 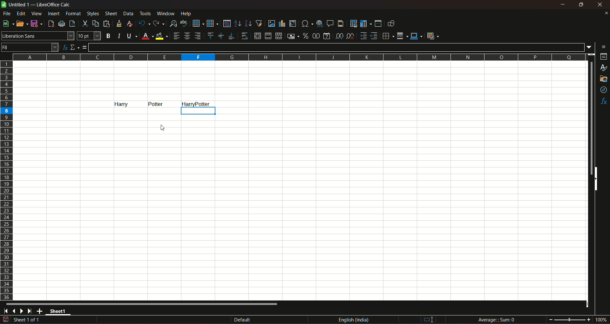 What do you see at coordinates (119, 23) in the screenshot?
I see `clone formatting` at bounding box center [119, 23].